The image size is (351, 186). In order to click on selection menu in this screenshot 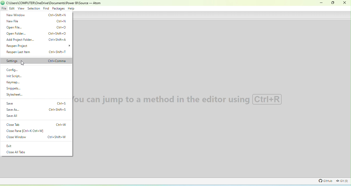, I will do `click(34, 8)`.